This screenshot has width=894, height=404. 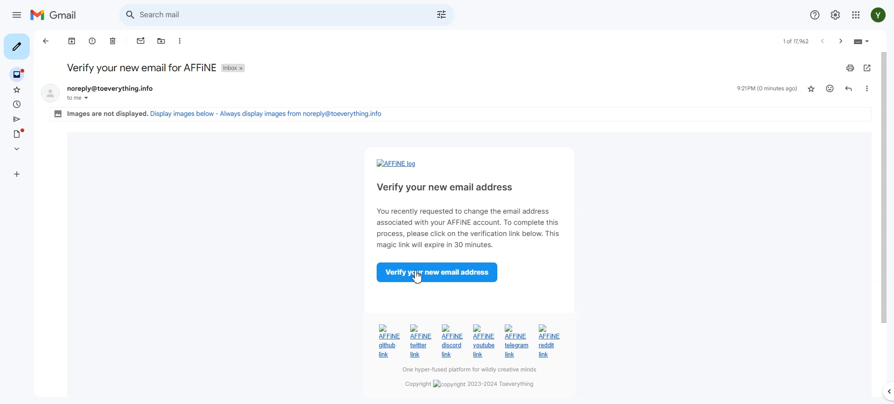 I want to click on Search mail, so click(x=275, y=14).